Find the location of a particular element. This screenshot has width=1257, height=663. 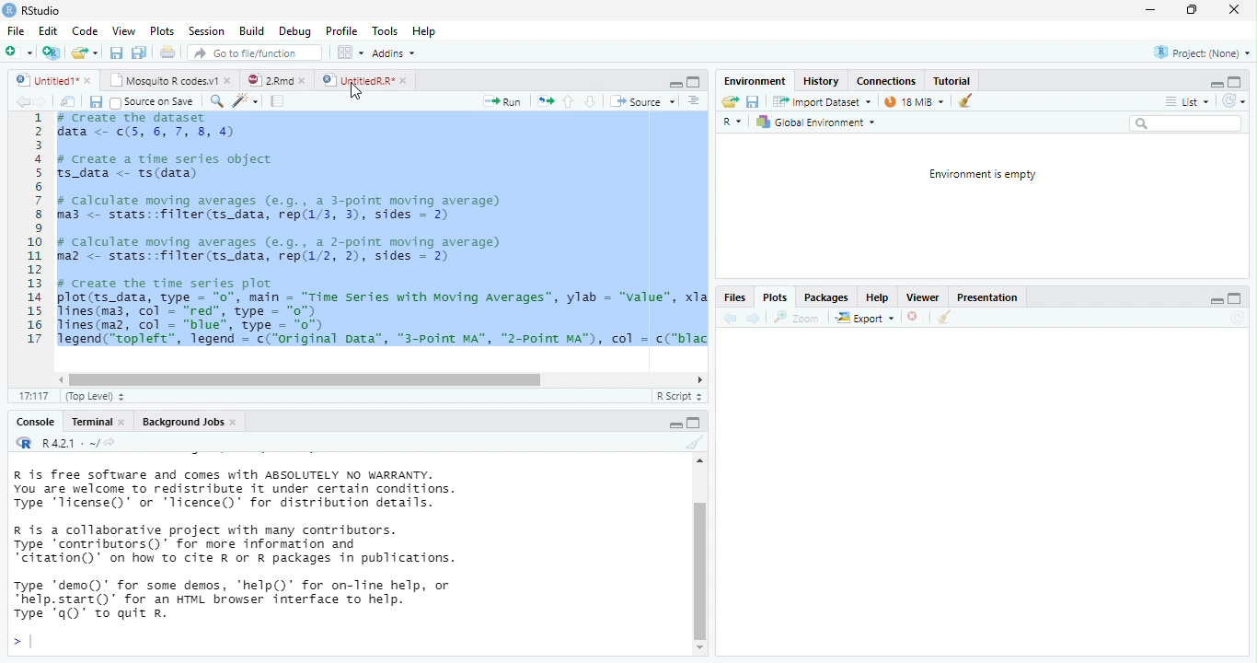

R is located at coordinates (22, 442).